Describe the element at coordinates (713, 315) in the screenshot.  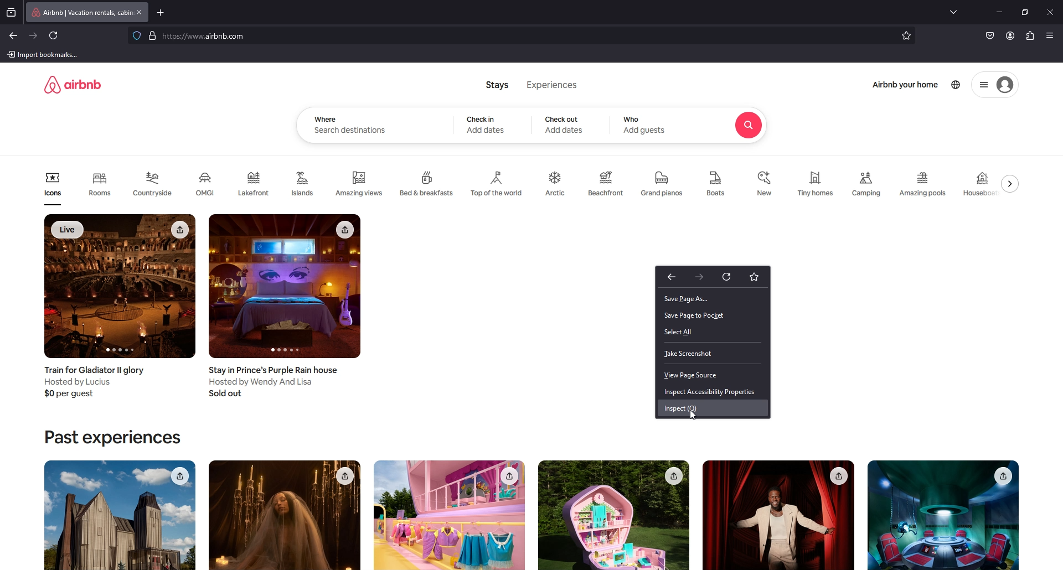
I see `save page to pocket` at that location.